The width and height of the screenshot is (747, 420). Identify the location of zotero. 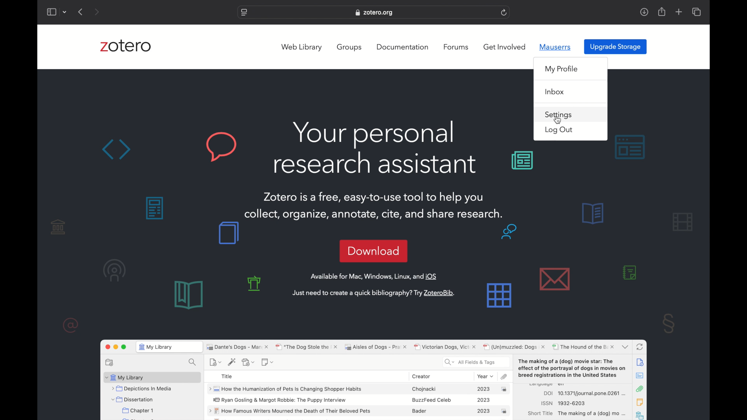
(126, 46).